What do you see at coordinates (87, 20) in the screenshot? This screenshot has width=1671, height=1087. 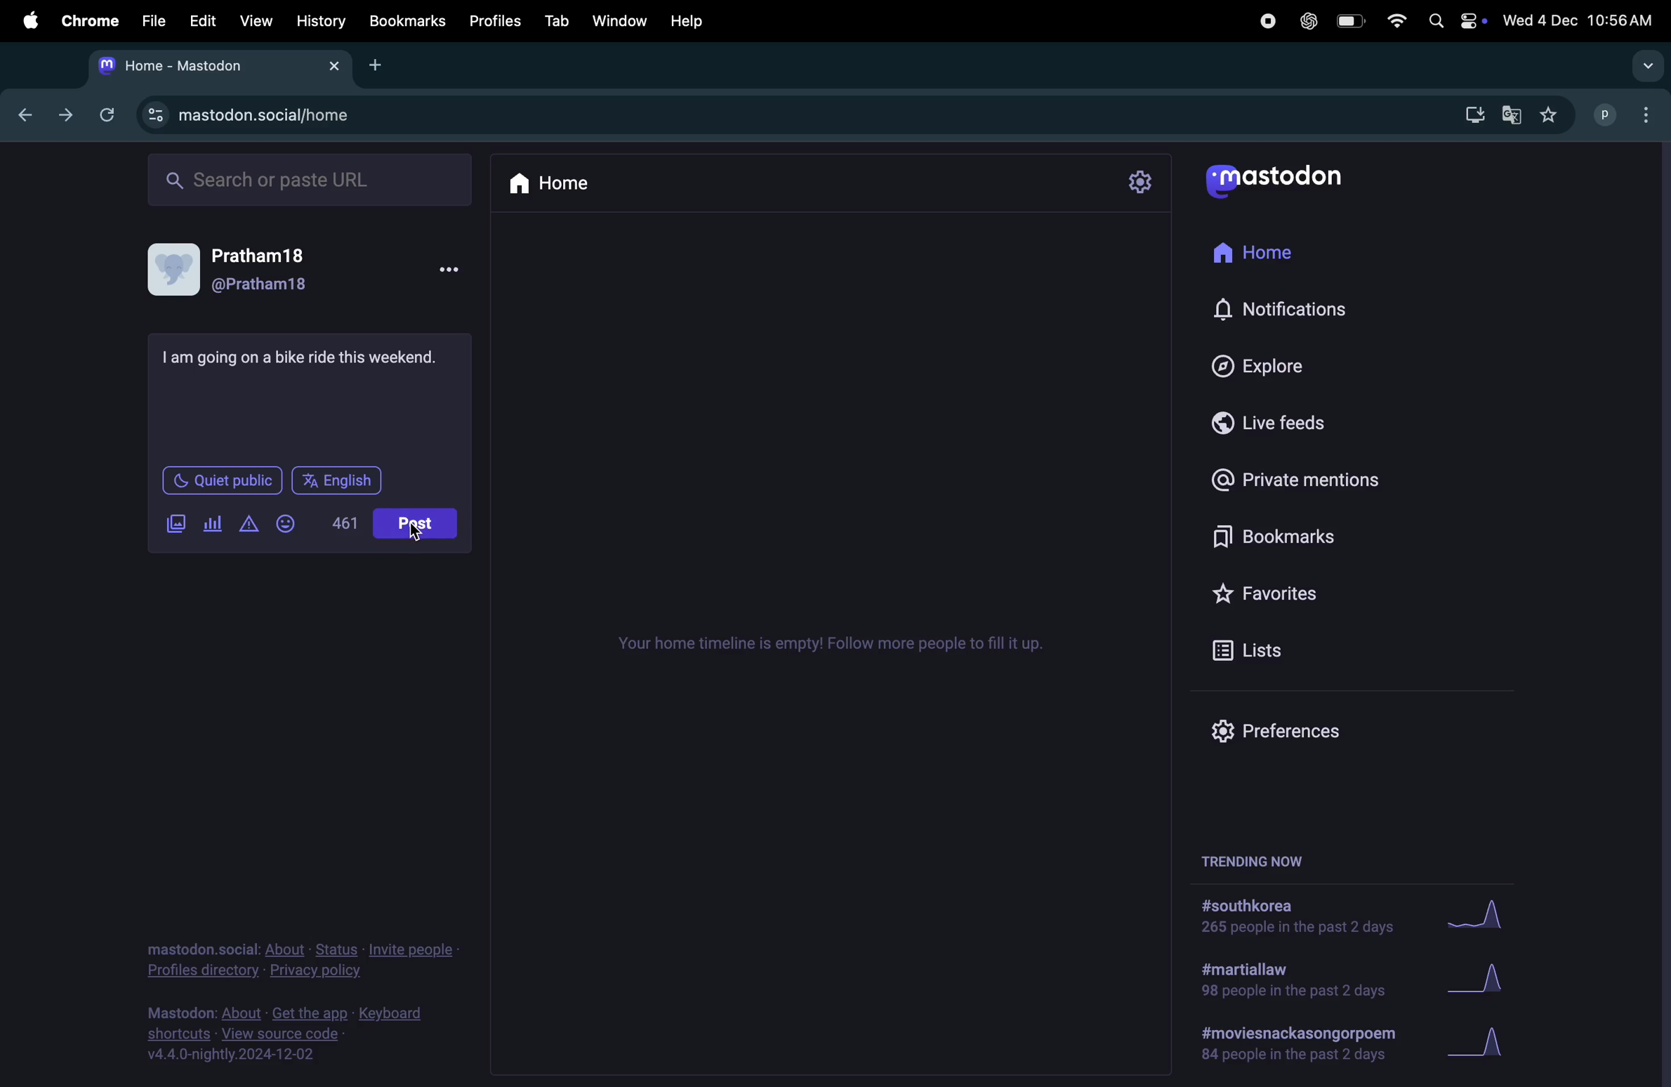 I see `chrome` at bounding box center [87, 20].